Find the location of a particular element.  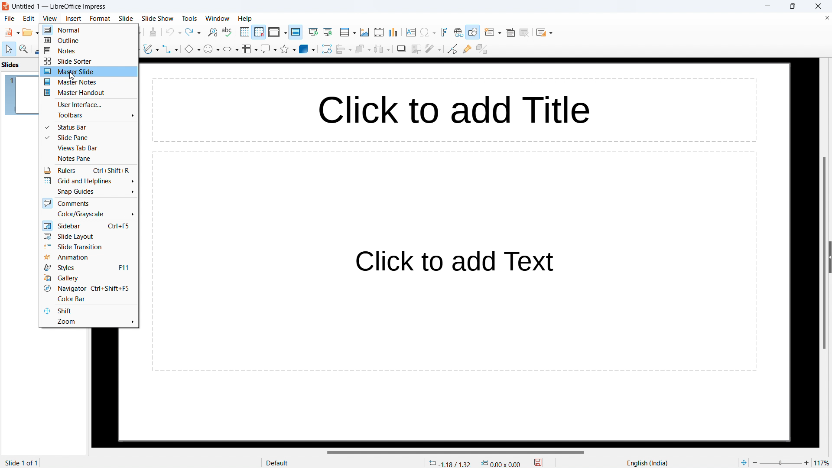

find and replace is located at coordinates (213, 32).